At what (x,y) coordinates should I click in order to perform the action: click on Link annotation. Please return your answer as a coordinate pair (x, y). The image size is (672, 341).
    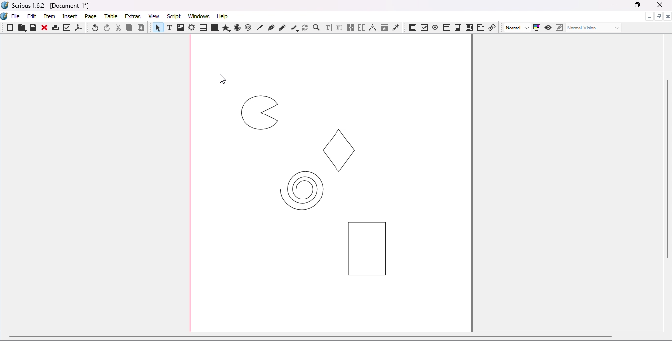
    Looking at the image, I should click on (493, 27).